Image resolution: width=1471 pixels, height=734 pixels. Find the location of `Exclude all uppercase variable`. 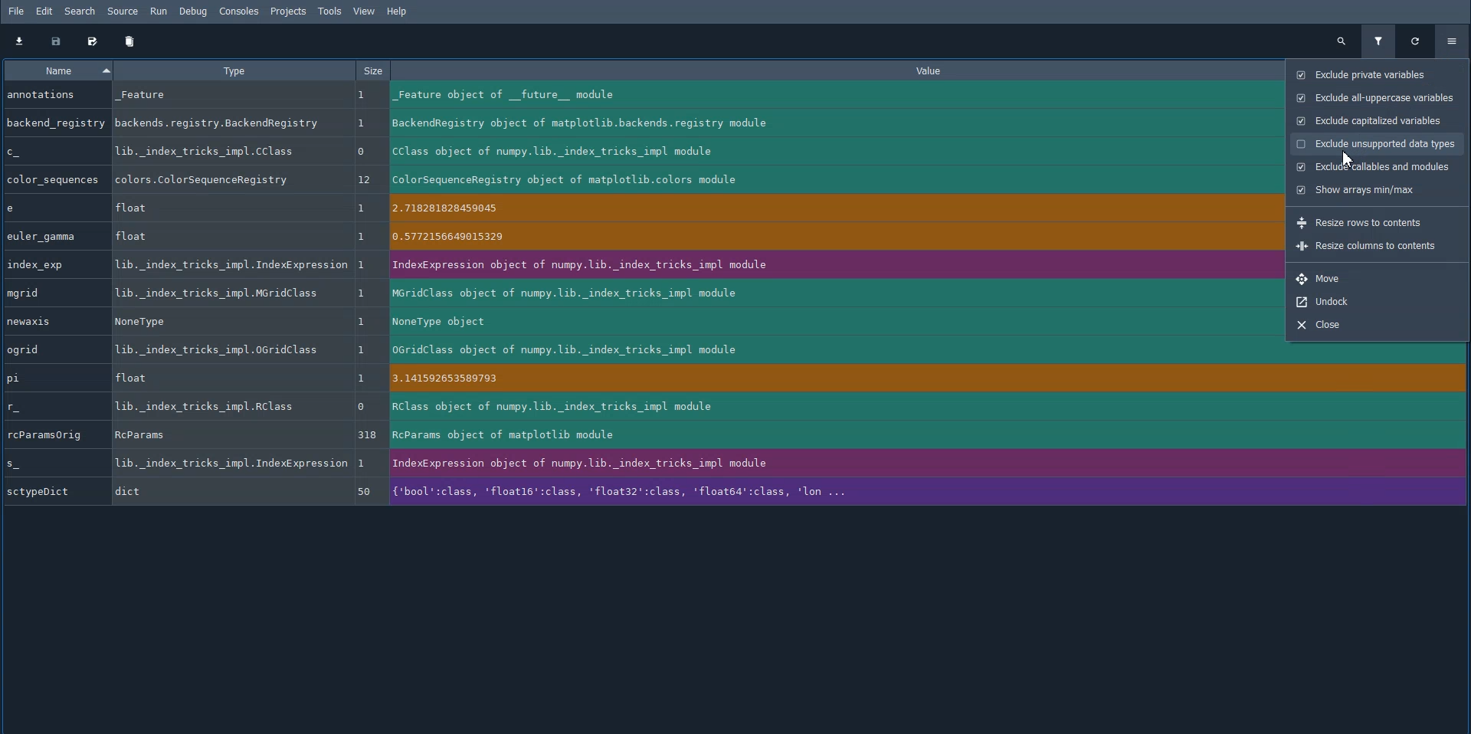

Exclude all uppercase variable is located at coordinates (1378, 99).